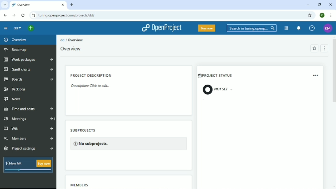  I want to click on OpenProject, so click(162, 28).